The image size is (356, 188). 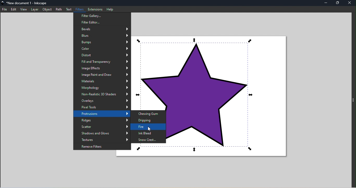 I want to click on Mterials, so click(x=101, y=81).